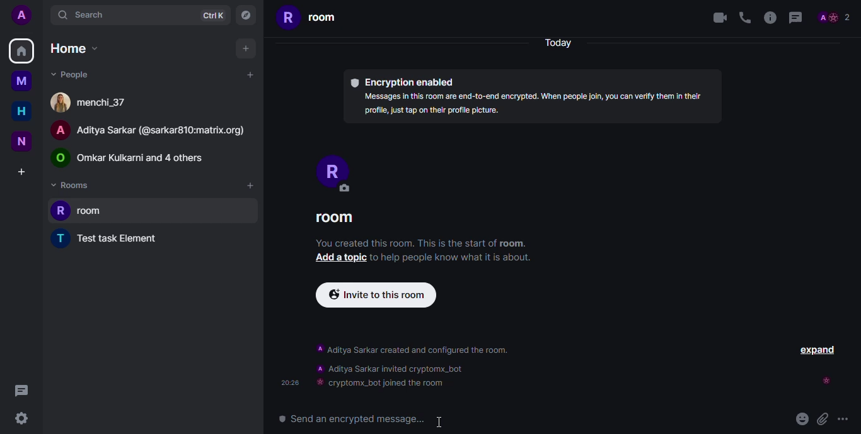 The image size is (861, 434). I want to click on rooms, so click(72, 185).